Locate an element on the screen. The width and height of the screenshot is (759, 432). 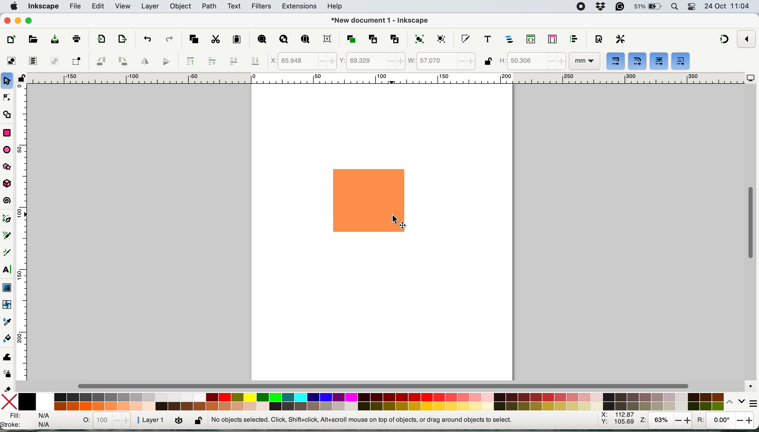
lower selection one step is located at coordinates (234, 61).